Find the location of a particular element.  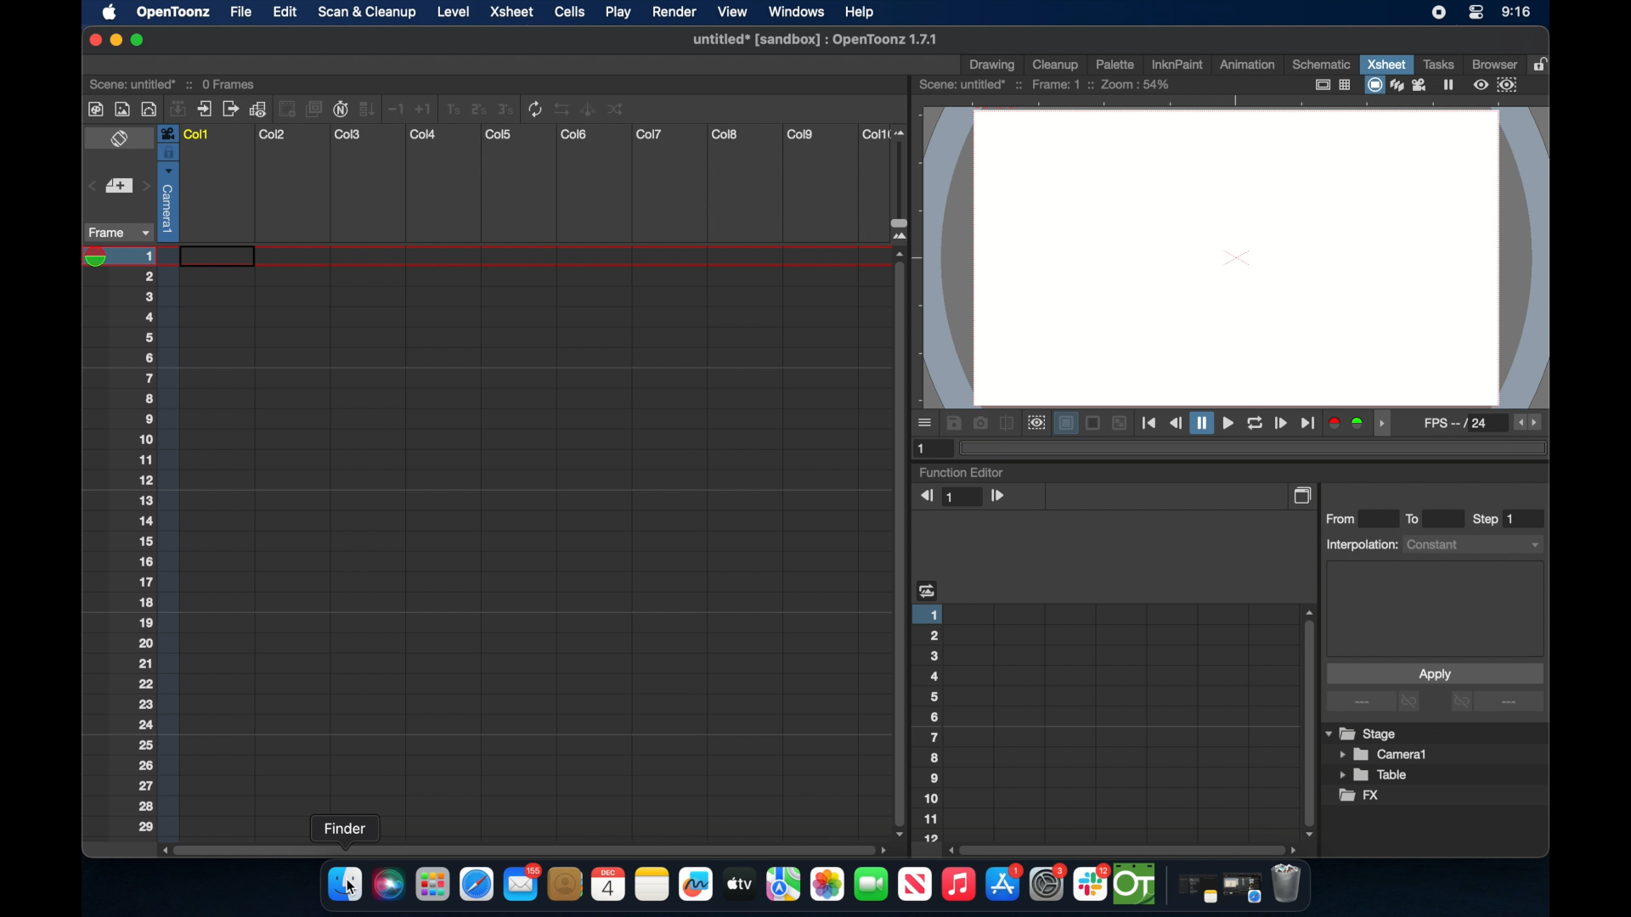

safari is located at coordinates (1243, 888).